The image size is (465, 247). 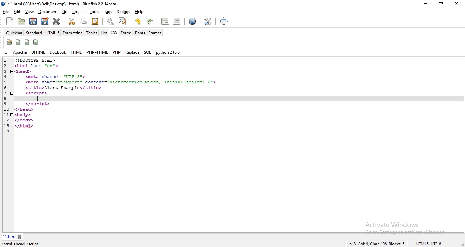 I want to click on close, so click(x=20, y=237).